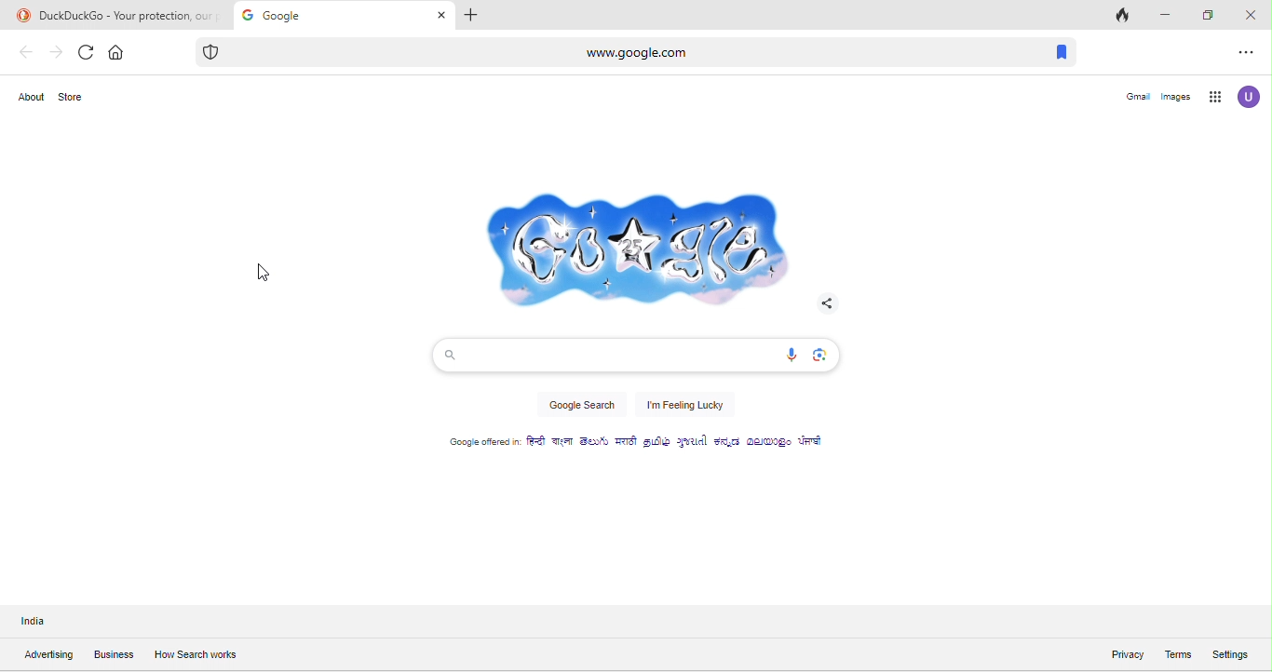  What do you see at coordinates (564, 51) in the screenshot?
I see `www.google.com` at bounding box center [564, 51].